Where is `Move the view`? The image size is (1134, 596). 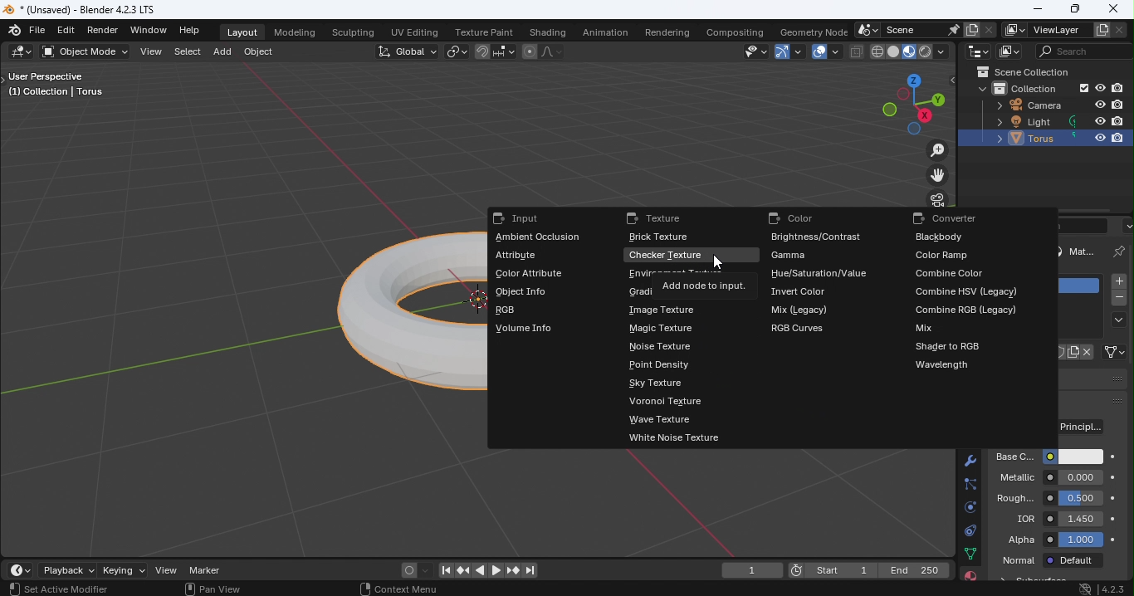 Move the view is located at coordinates (936, 174).